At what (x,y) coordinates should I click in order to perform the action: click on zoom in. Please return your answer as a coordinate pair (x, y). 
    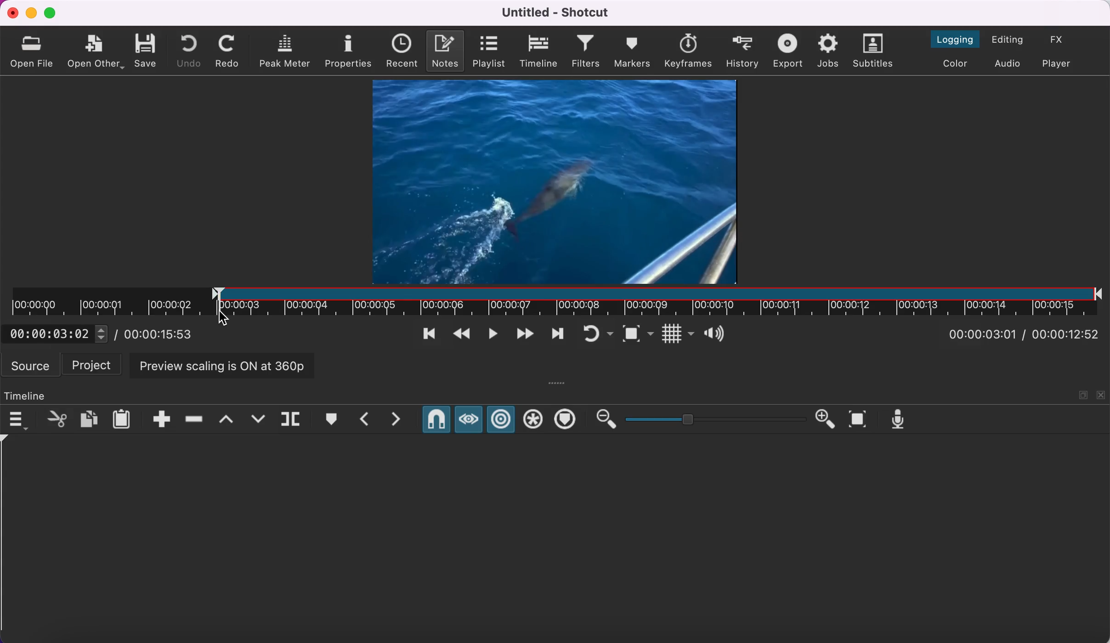
    Looking at the image, I should click on (827, 419).